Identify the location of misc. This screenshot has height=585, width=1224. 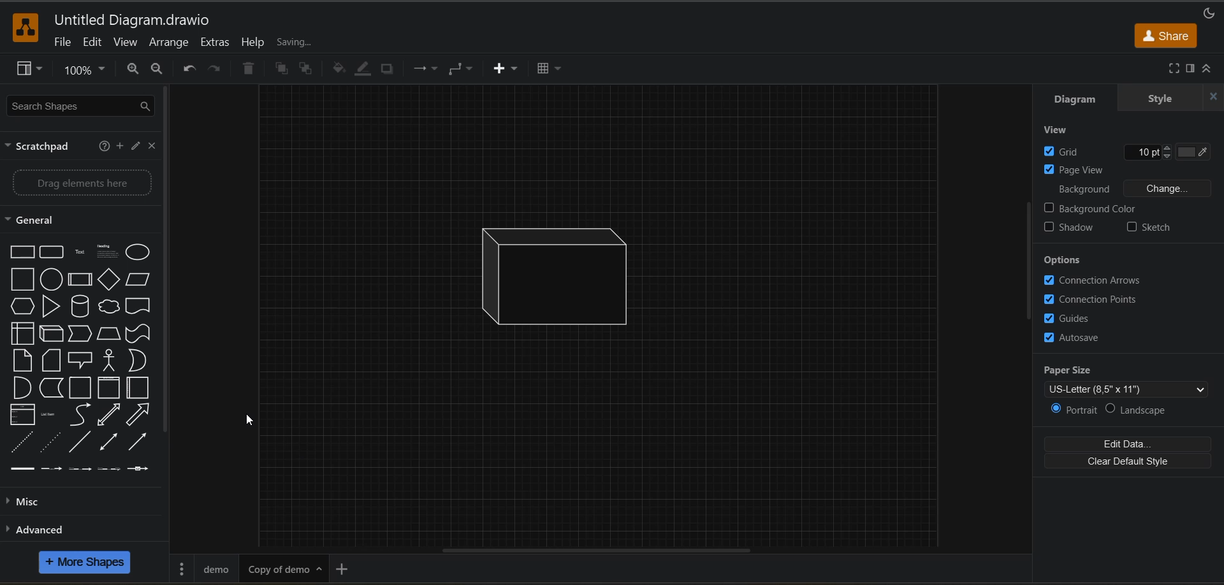
(33, 502).